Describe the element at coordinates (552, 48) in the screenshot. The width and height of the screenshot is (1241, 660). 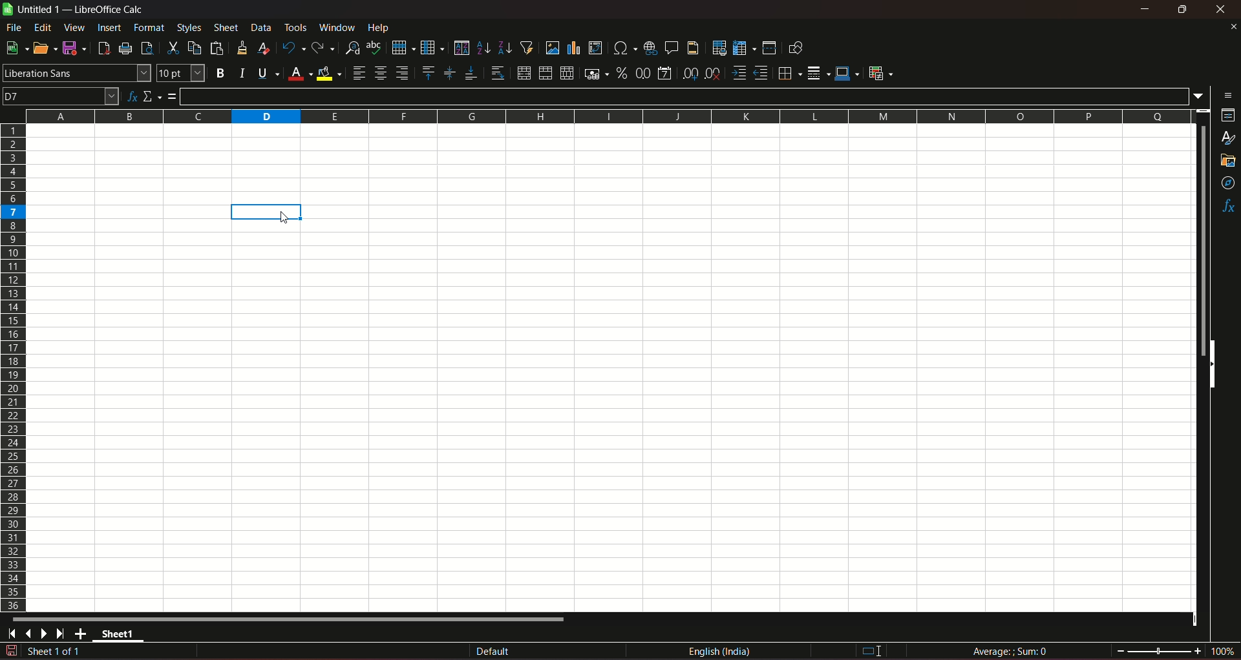
I see `insert image` at that location.